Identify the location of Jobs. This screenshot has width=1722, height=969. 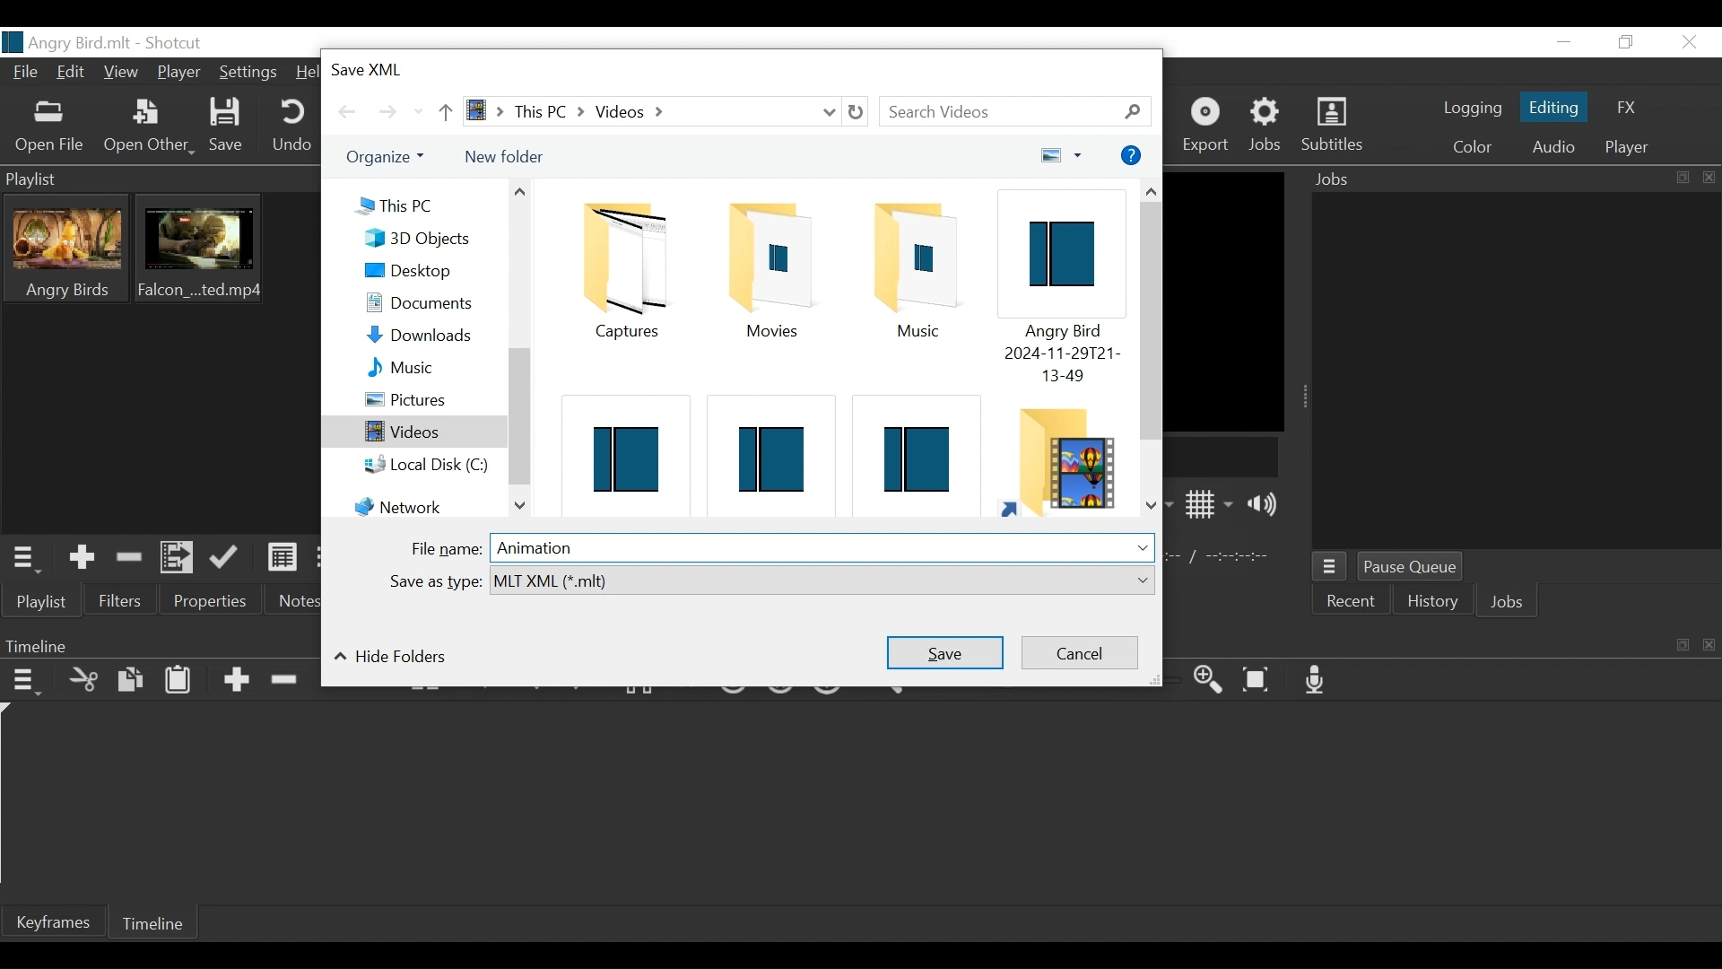
(1513, 181).